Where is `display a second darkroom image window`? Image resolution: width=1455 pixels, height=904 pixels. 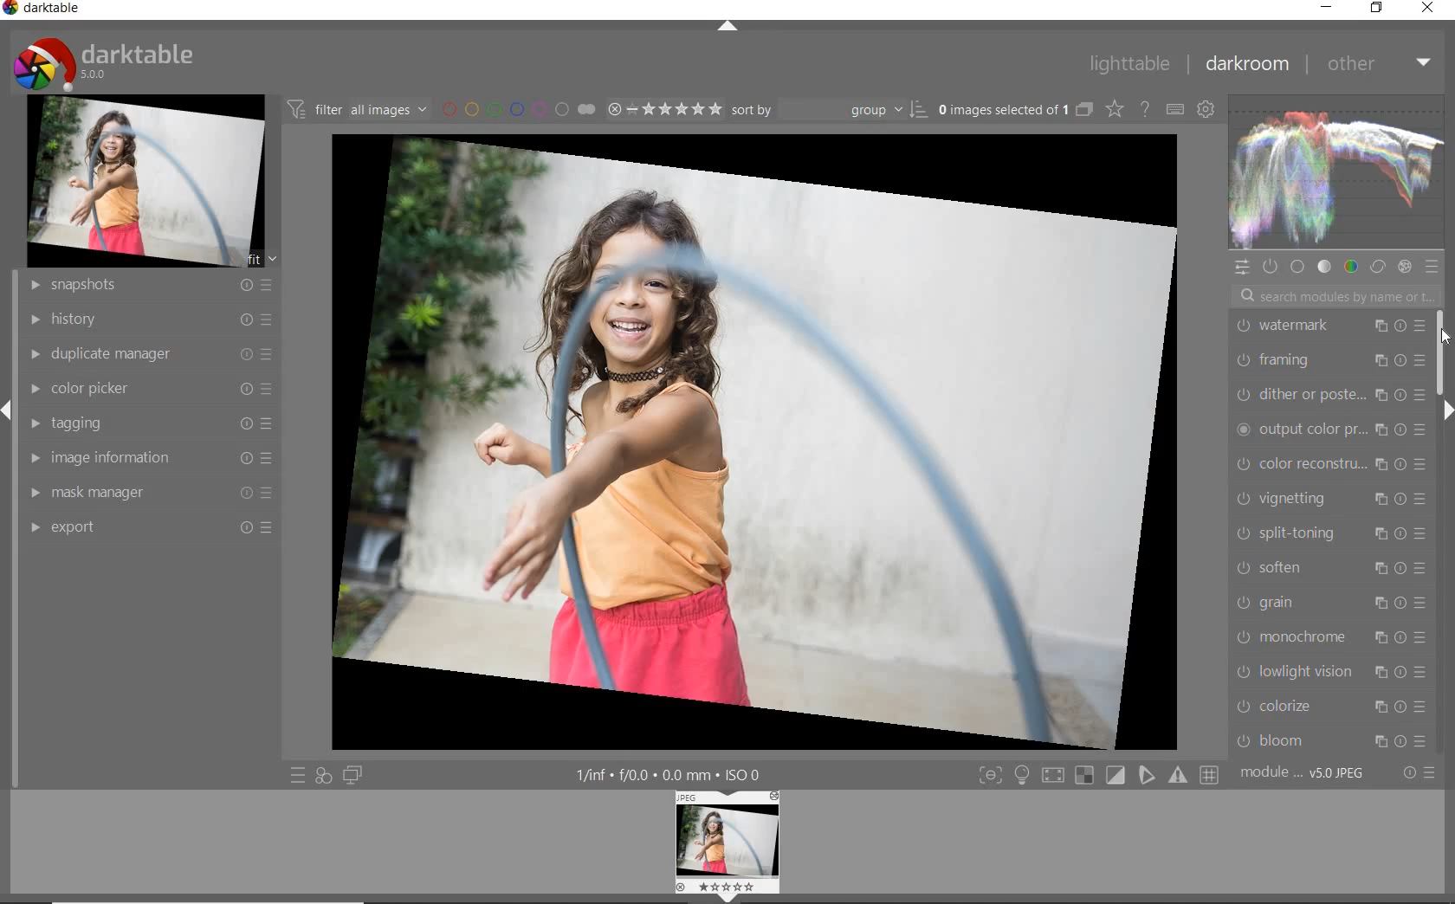 display a second darkroom image window is located at coordinates (352, 776).